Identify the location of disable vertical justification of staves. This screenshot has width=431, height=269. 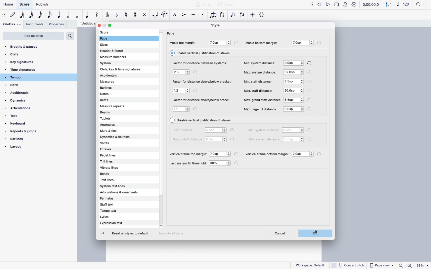
(201, 120).